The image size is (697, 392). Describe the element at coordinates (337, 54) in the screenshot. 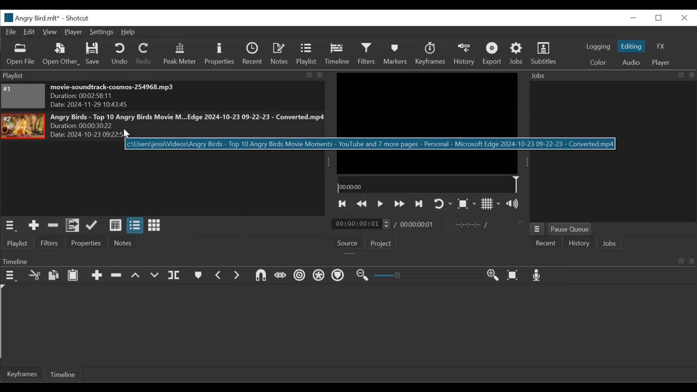

I see `Timeline` at that location.